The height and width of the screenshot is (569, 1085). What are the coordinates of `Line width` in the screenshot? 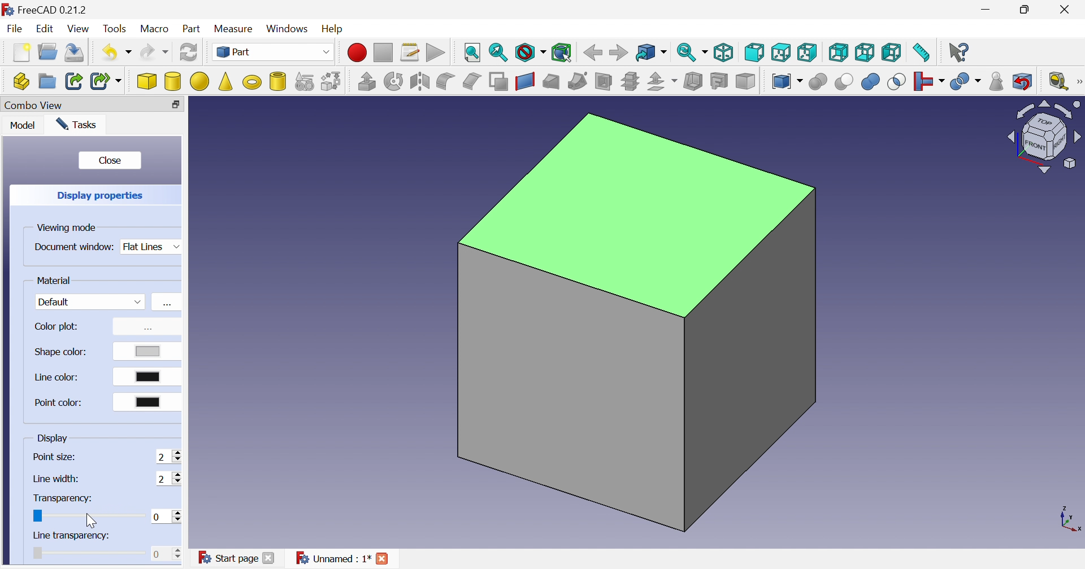 It's located at (57, 478).